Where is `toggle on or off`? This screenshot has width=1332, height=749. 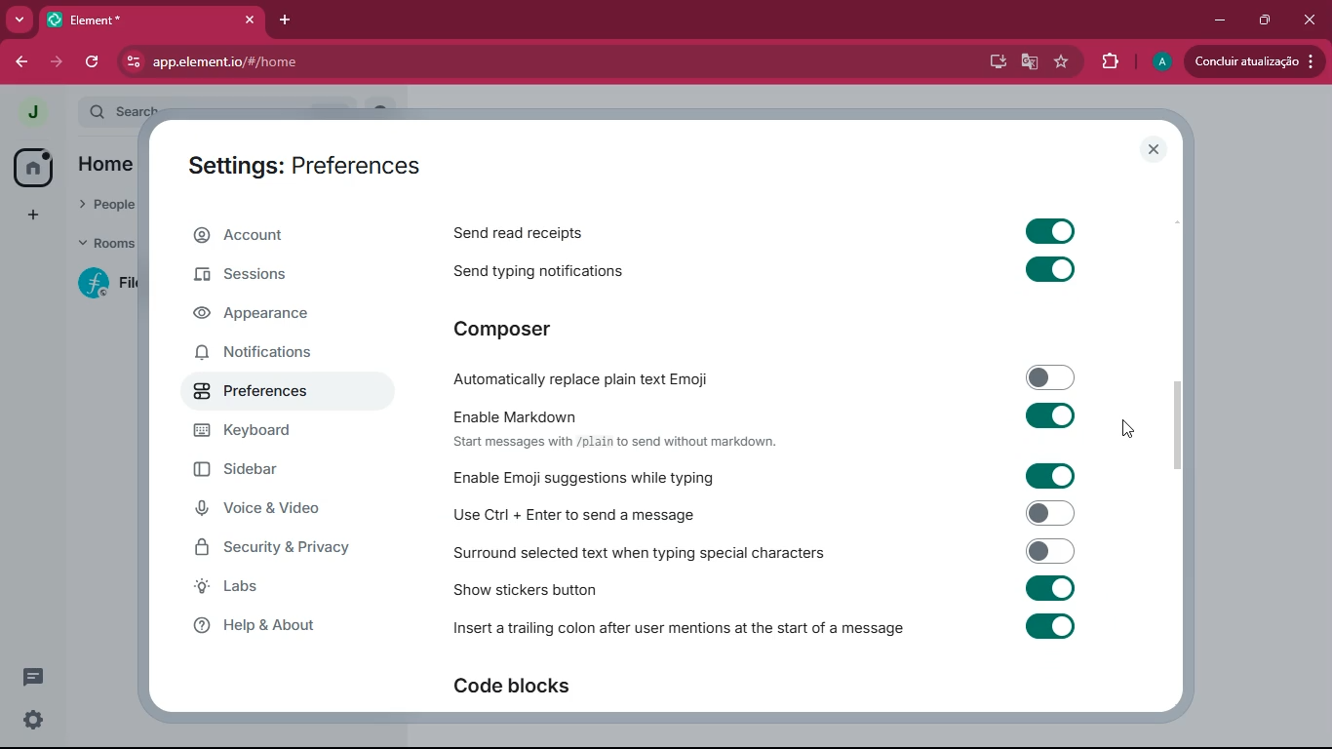
toggle on or off is located at coordinates (1049, 625).